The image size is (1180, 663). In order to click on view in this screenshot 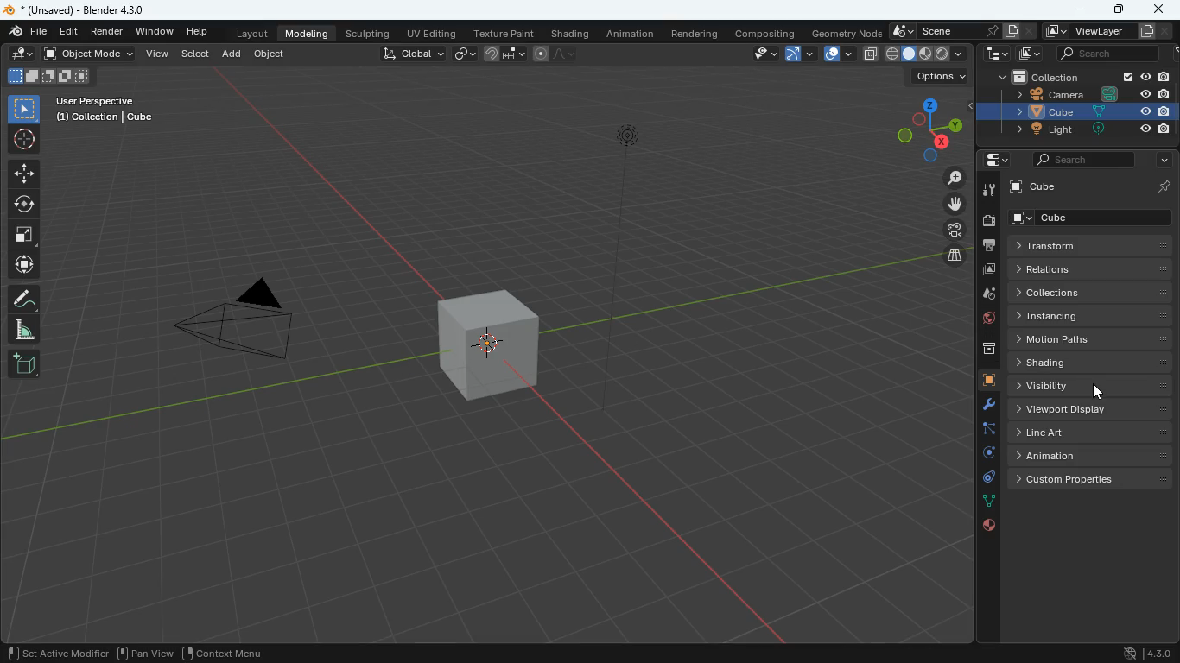, I will do `click(159, 55)`.